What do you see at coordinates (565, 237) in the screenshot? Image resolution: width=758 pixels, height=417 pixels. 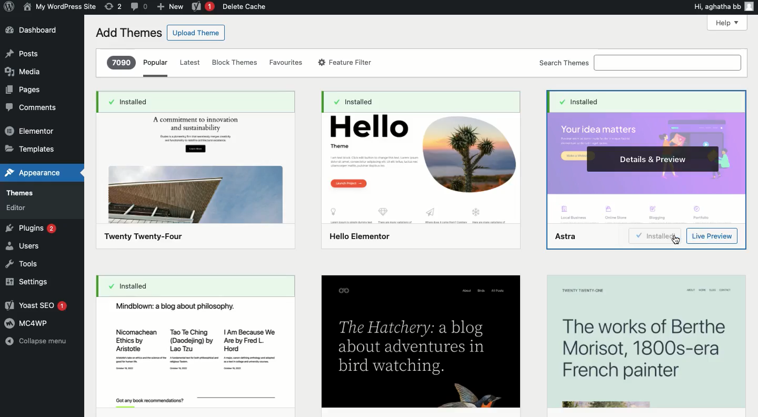 I see `Astra` at bounding box center [565, 237].